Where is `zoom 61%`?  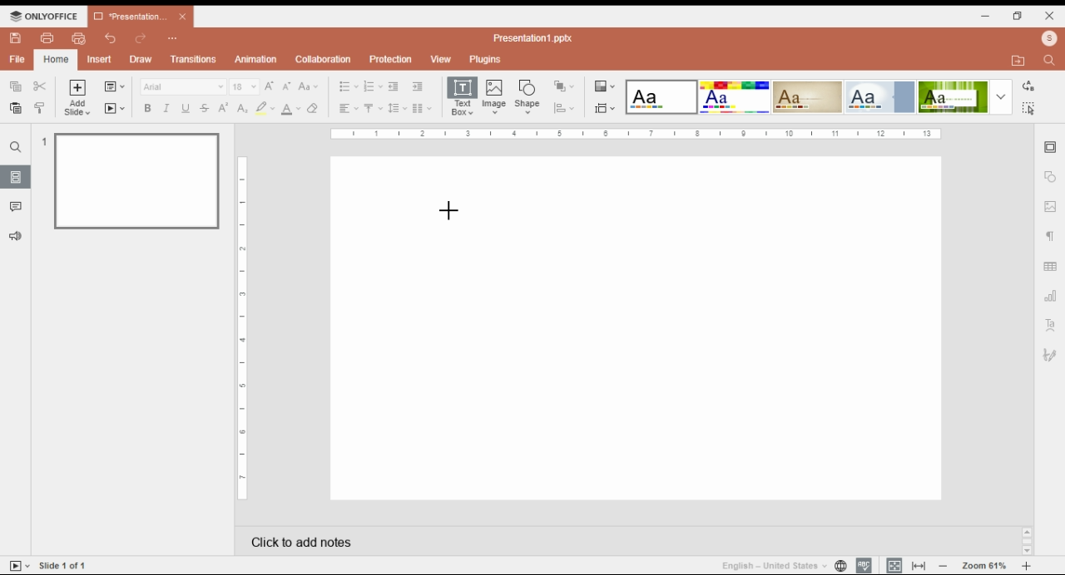 zoom 61% is located at coordinates (983, 566).